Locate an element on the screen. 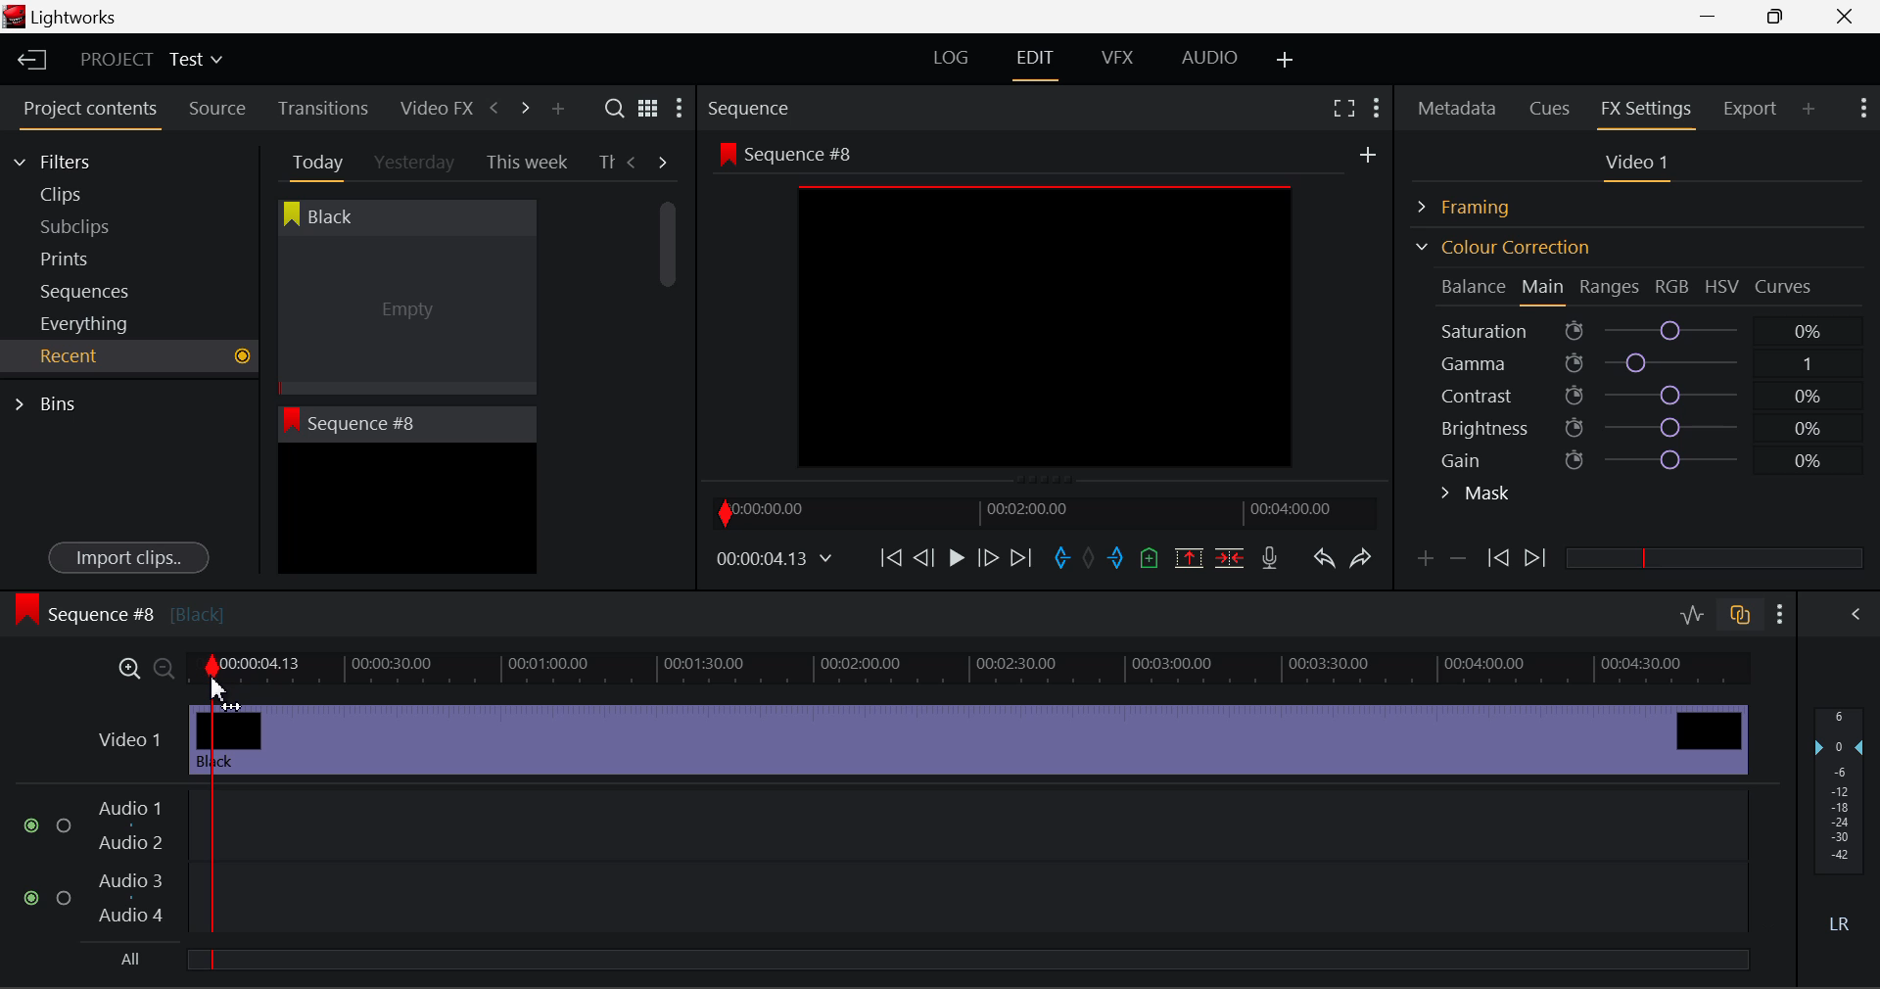 This screenshot has height=989, width=1880. All is located at coordinates (126, 960).